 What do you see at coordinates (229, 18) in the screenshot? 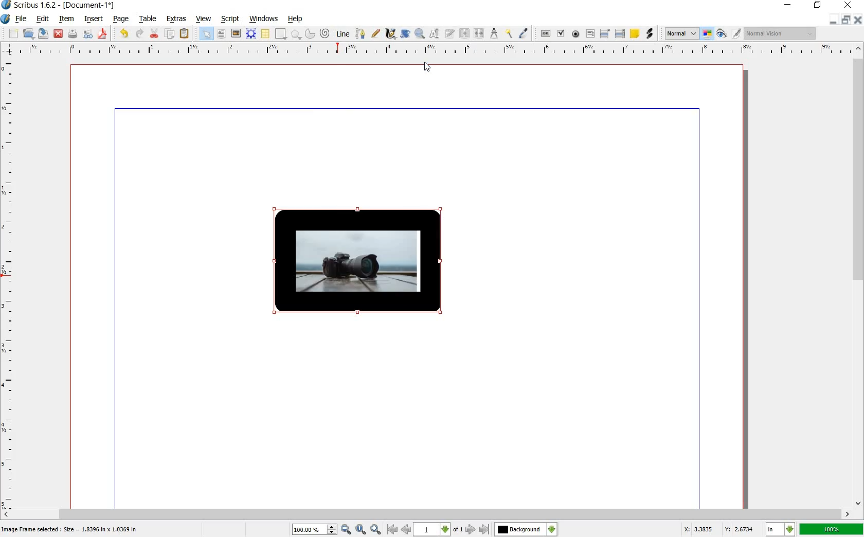
I see `script` at bounding box center [229, 18].